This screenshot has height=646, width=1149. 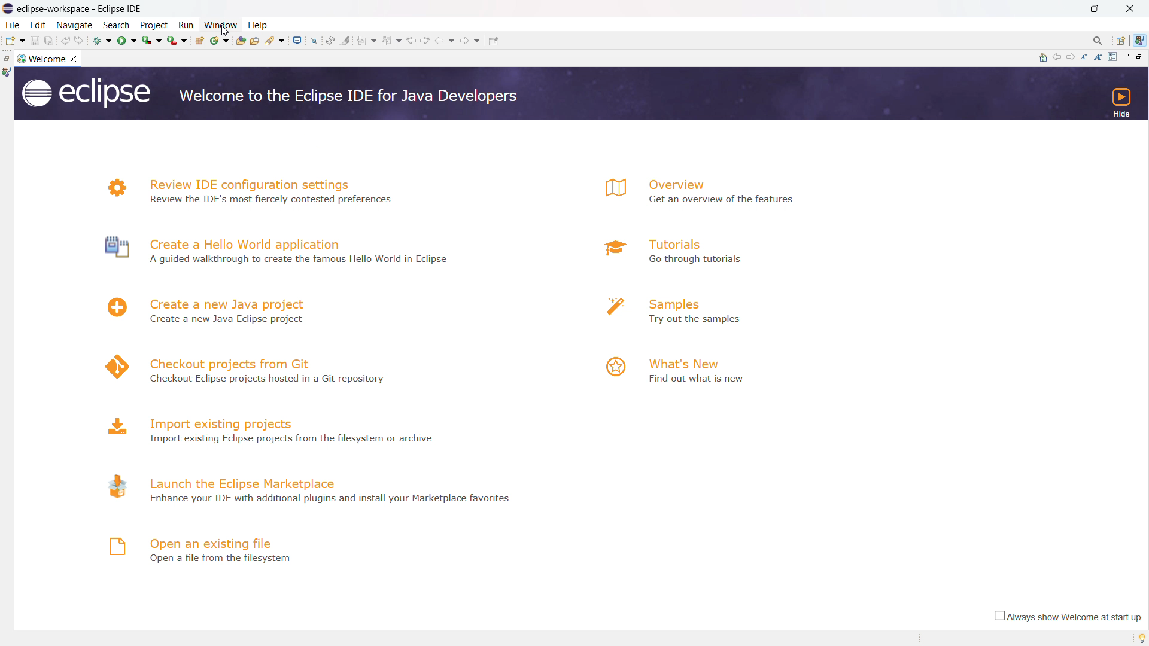 What do you see at coordinates (151, 40) in the screenshot?
I see `coverage` at bounding box center [151, 40].